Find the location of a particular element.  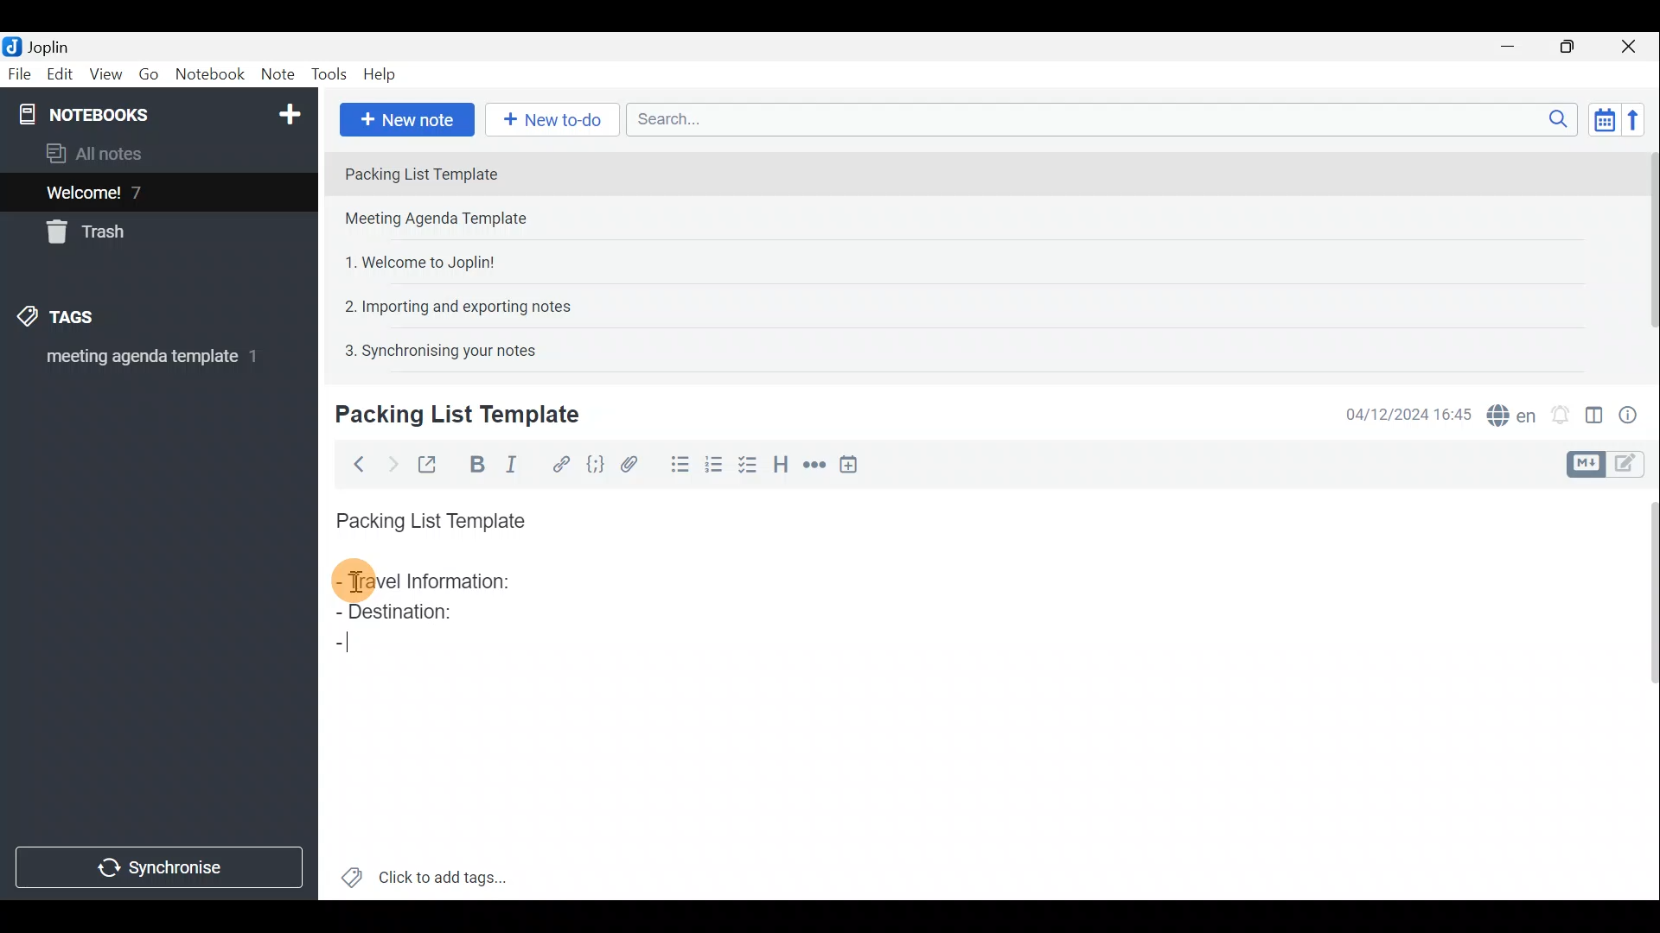

Joplin is located at coordinates (41, 46).